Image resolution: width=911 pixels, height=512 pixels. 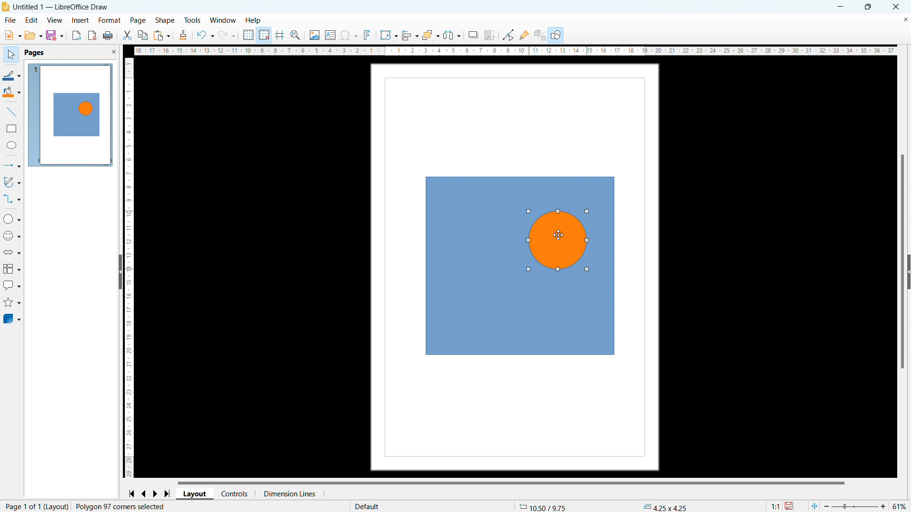 What do you see at coordinates (61, 7) in the screenshot?
I see `Untitled 1 - LibreOffice Draw` at bounding box center [61, 7].